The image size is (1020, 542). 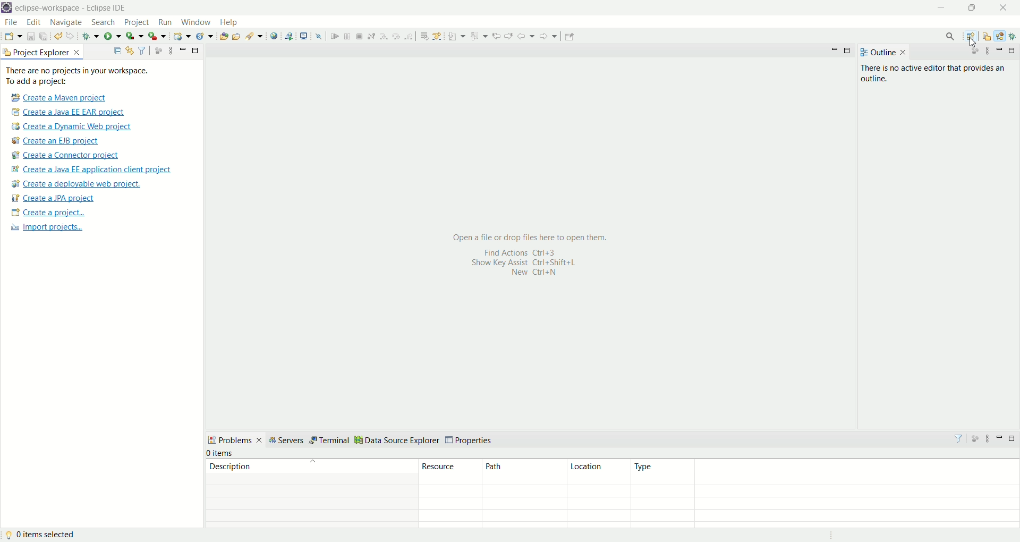 I want to click on open web browser, so click(x=275, y=36).